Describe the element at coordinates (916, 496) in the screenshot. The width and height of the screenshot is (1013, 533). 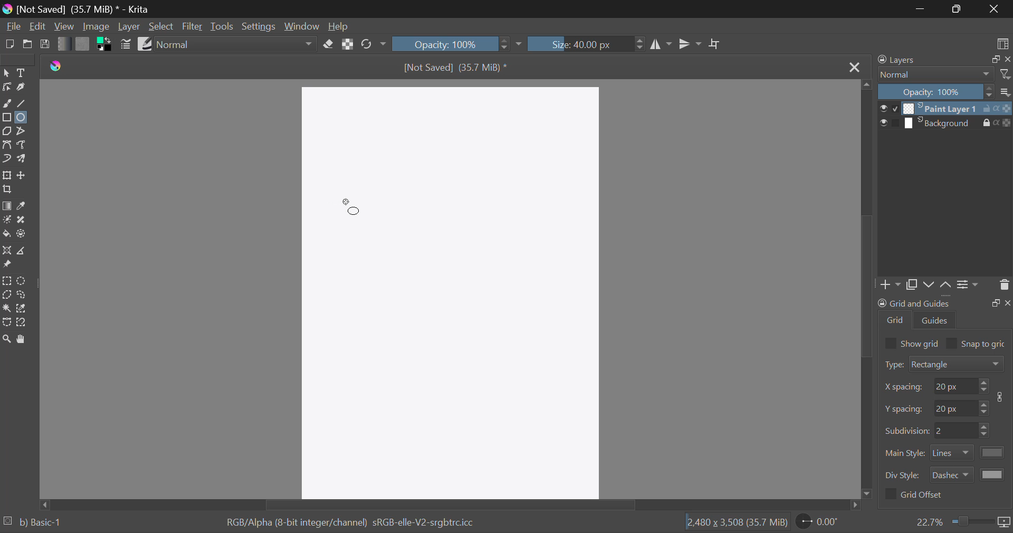
I see `Grid Offset` at that location.